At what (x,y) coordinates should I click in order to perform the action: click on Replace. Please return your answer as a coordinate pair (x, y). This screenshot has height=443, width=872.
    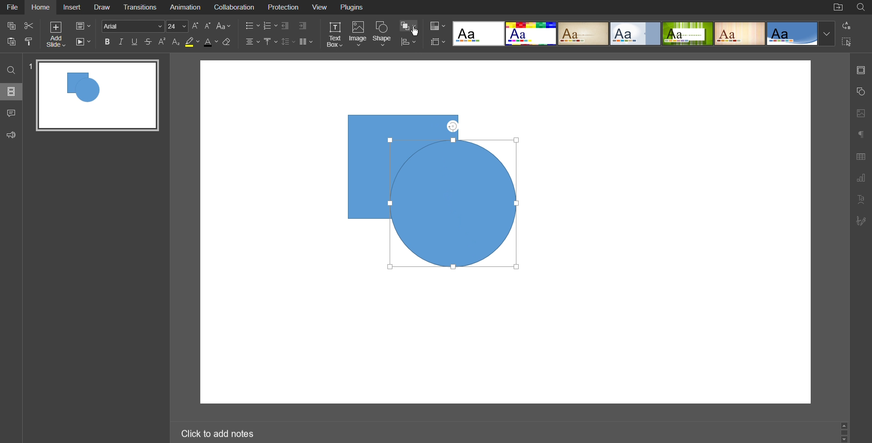
    Looking at the image, I should click on (846, 25).